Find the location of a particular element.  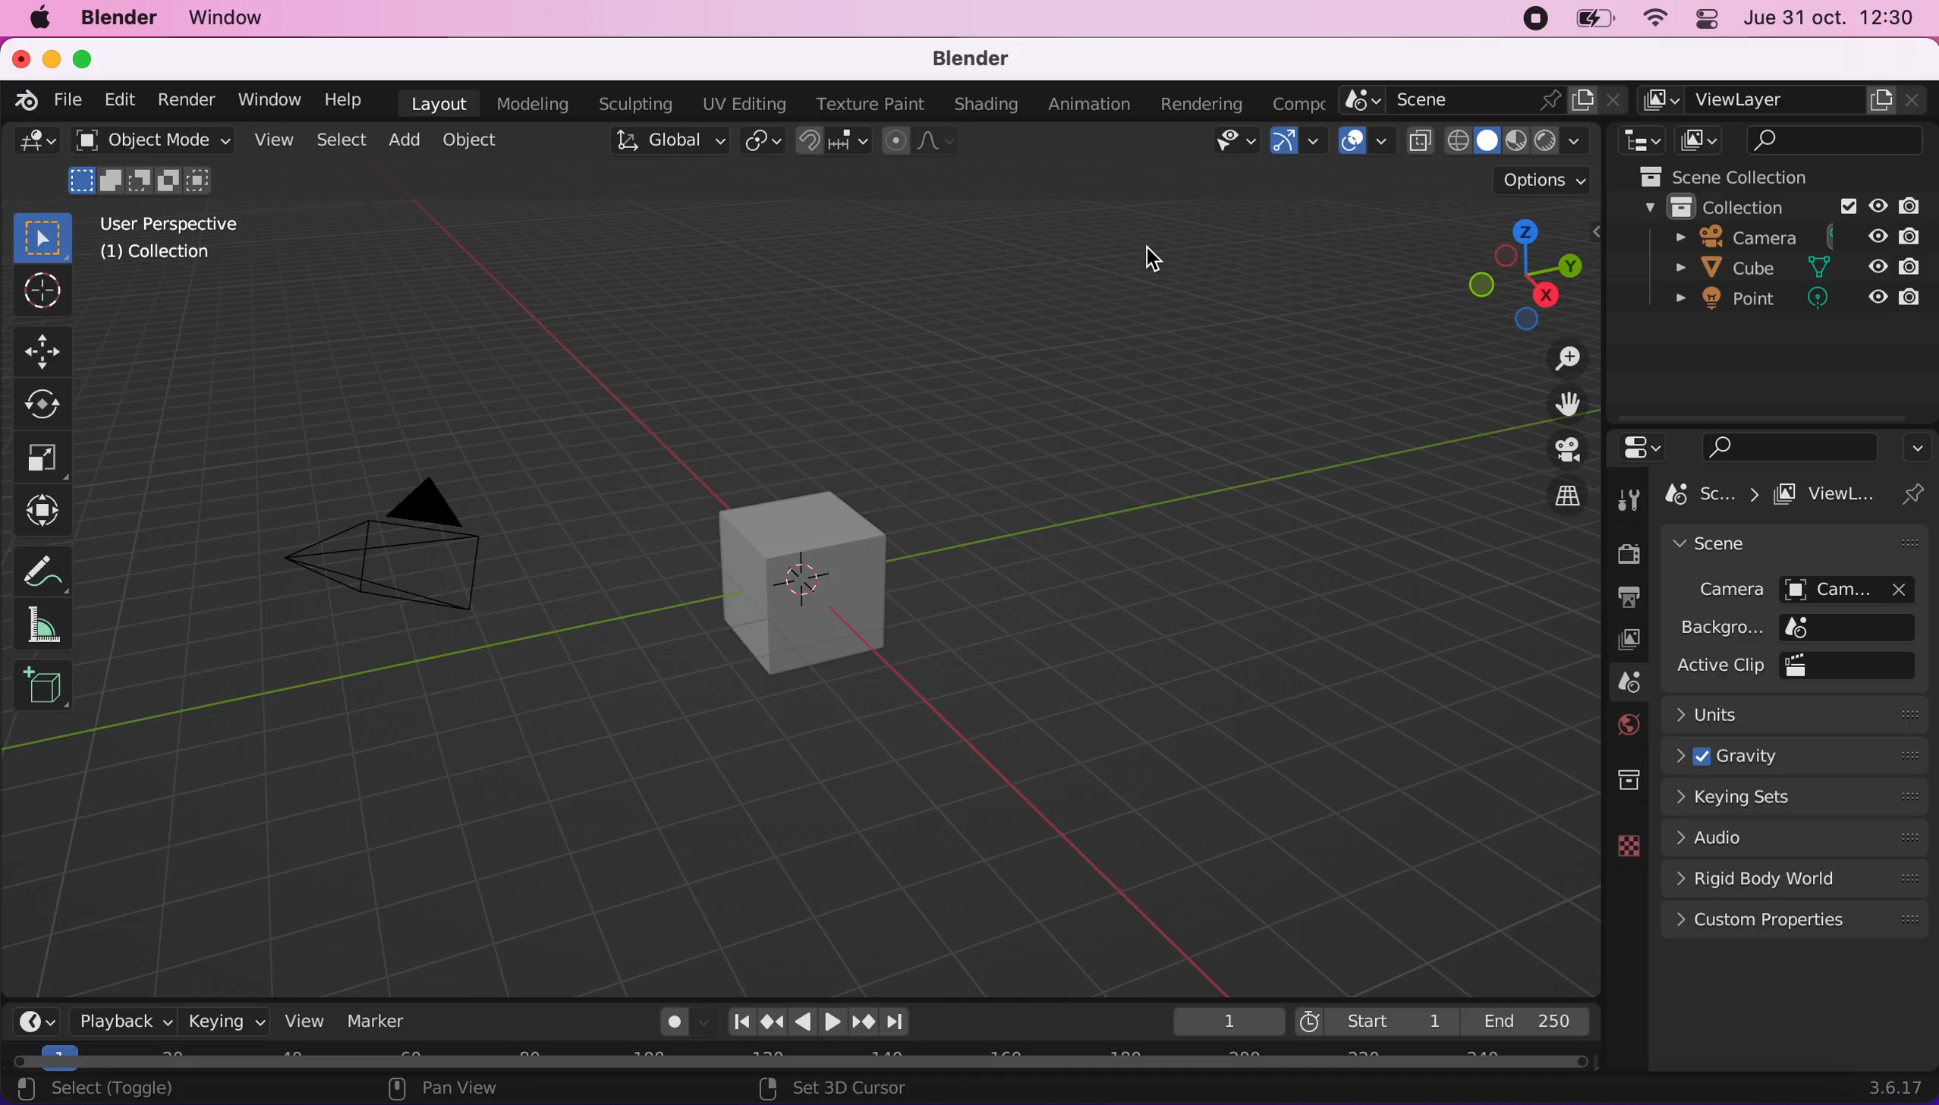

rotate is located at coordinates (45, 404).